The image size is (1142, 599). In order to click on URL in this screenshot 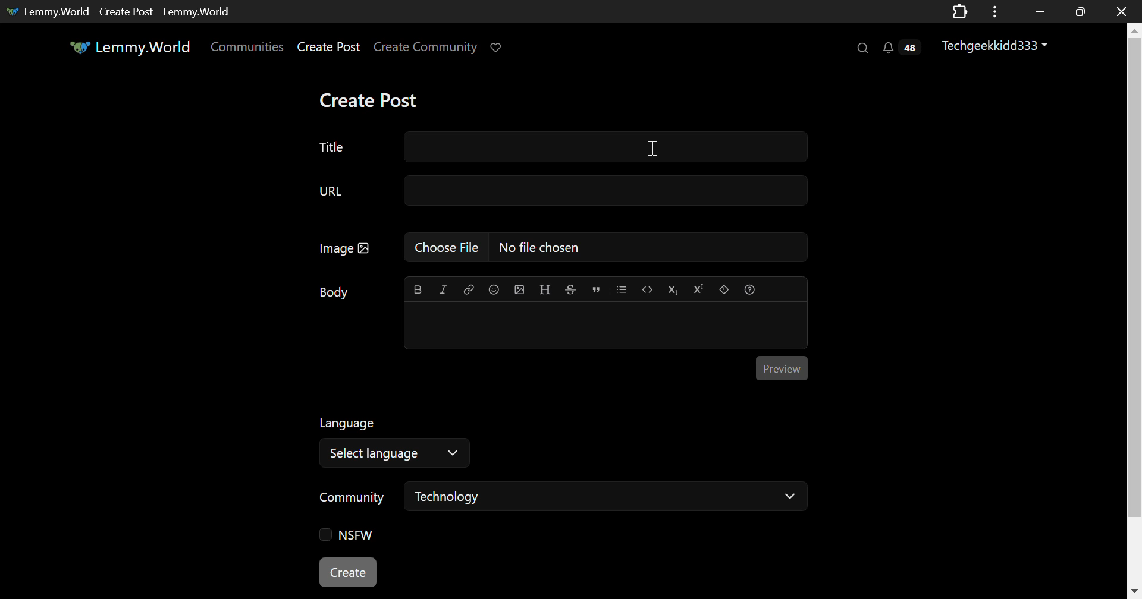, I will do `click(569, 190)`.